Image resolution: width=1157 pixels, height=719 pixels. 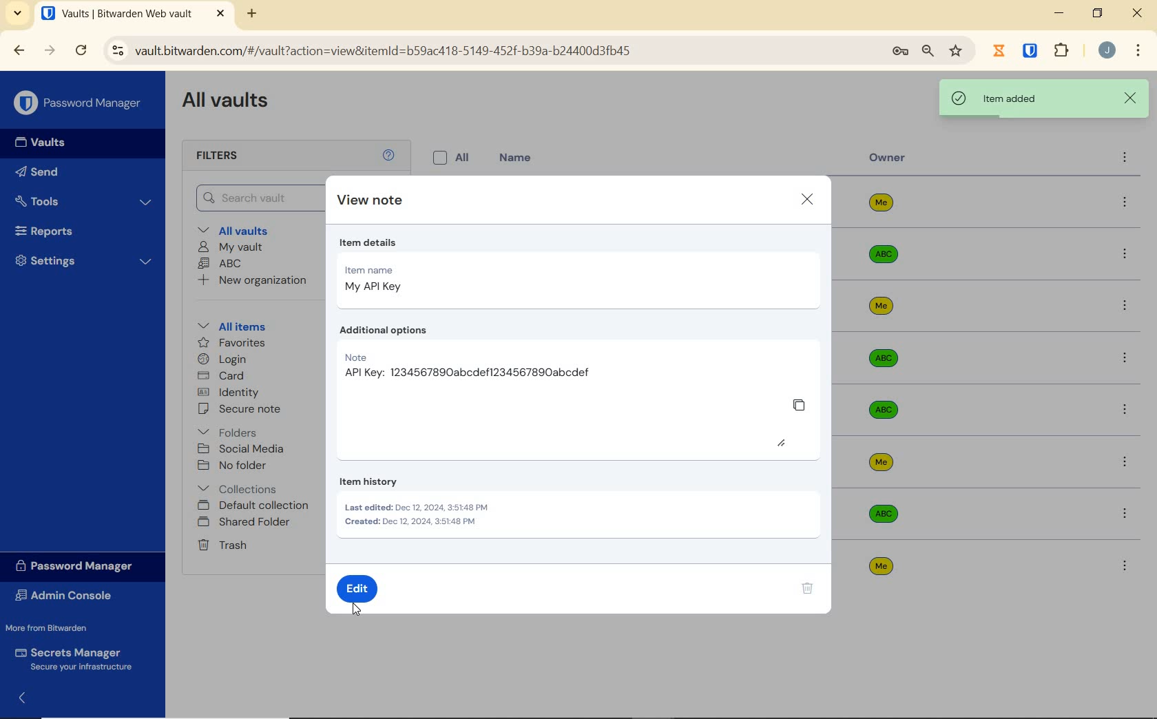 I want to click on FORWARD, so click(x=50, y=52).